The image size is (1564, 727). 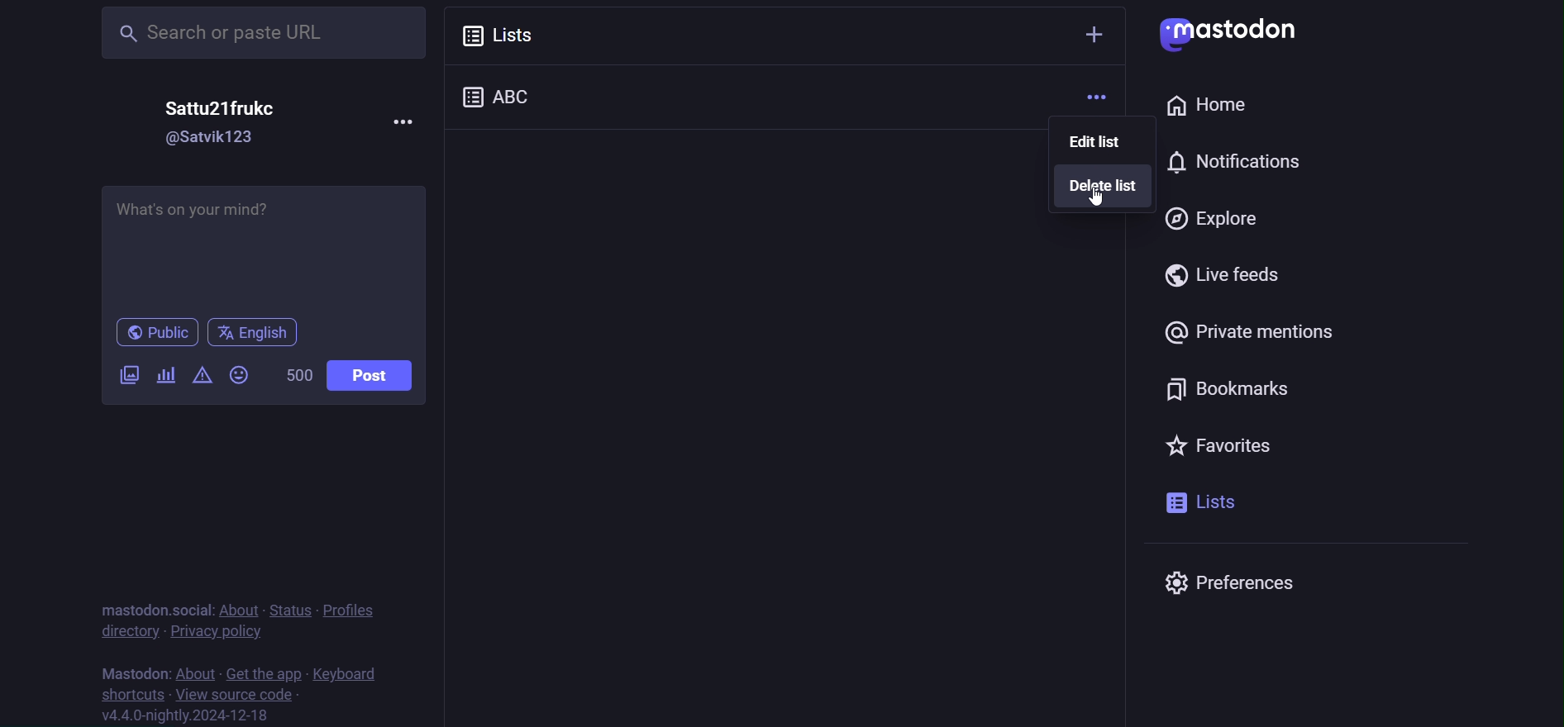 I want to click on add, so click(x=1094, y=32).